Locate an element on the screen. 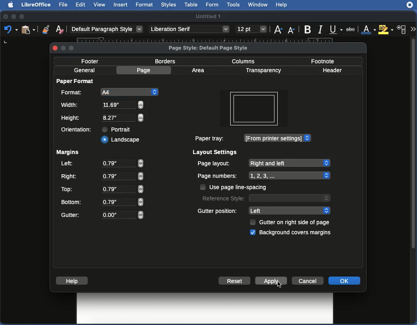  Left is located at coordinates (68, 164).